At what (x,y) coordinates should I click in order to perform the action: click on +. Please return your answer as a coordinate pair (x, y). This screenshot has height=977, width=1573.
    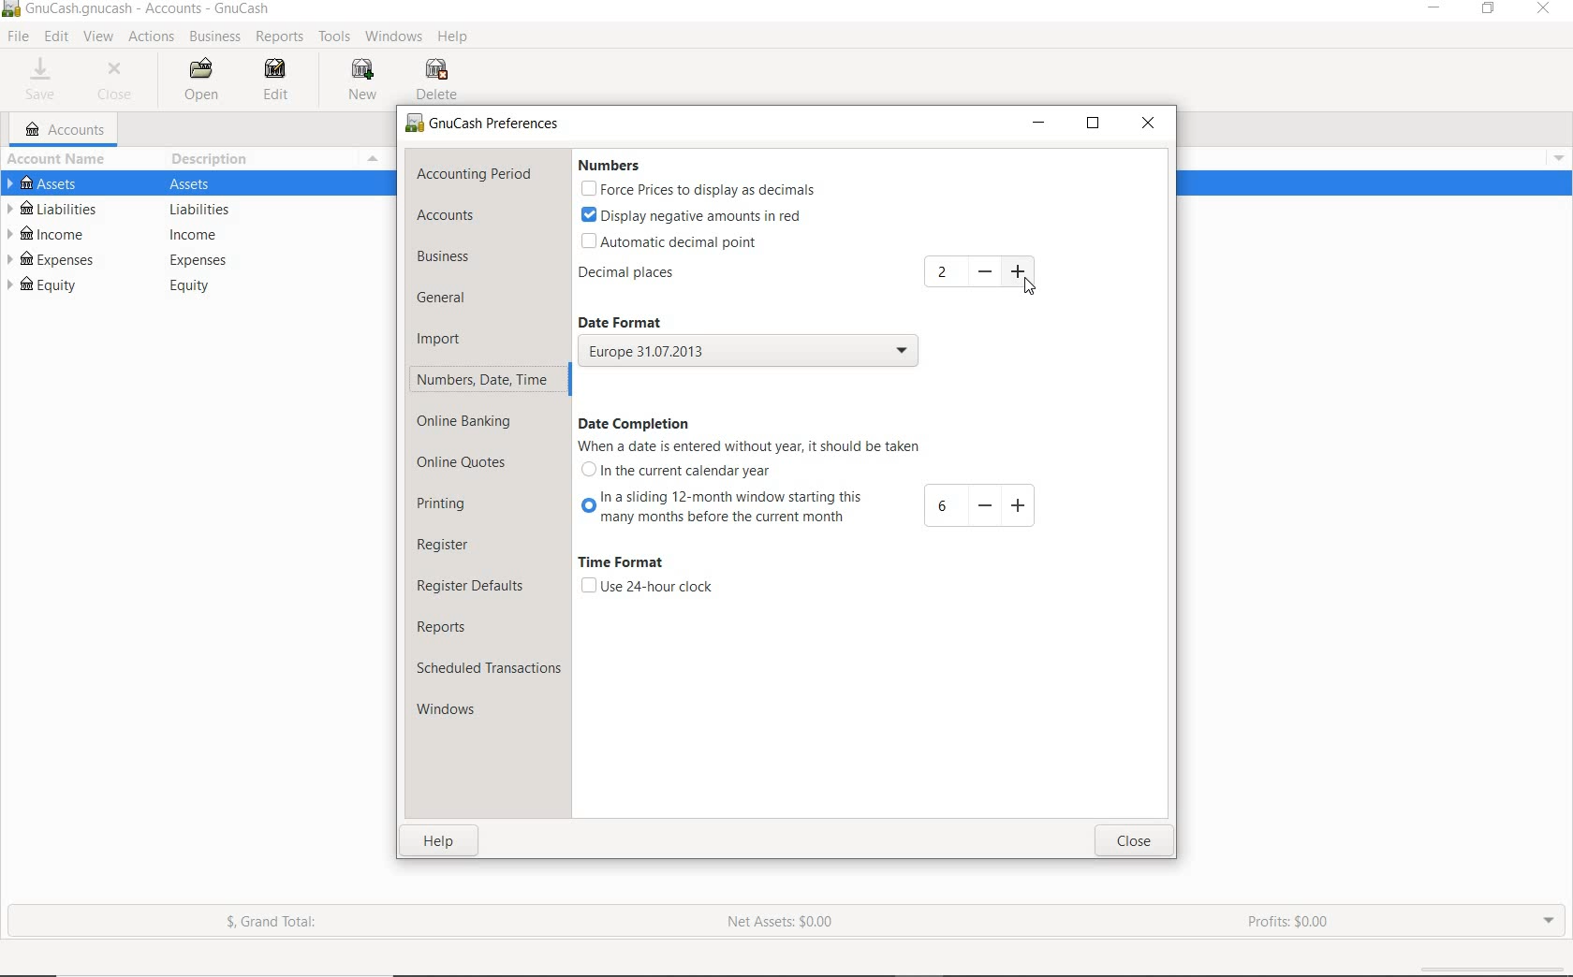
    Looking at the image, I should click on (1018, 504).